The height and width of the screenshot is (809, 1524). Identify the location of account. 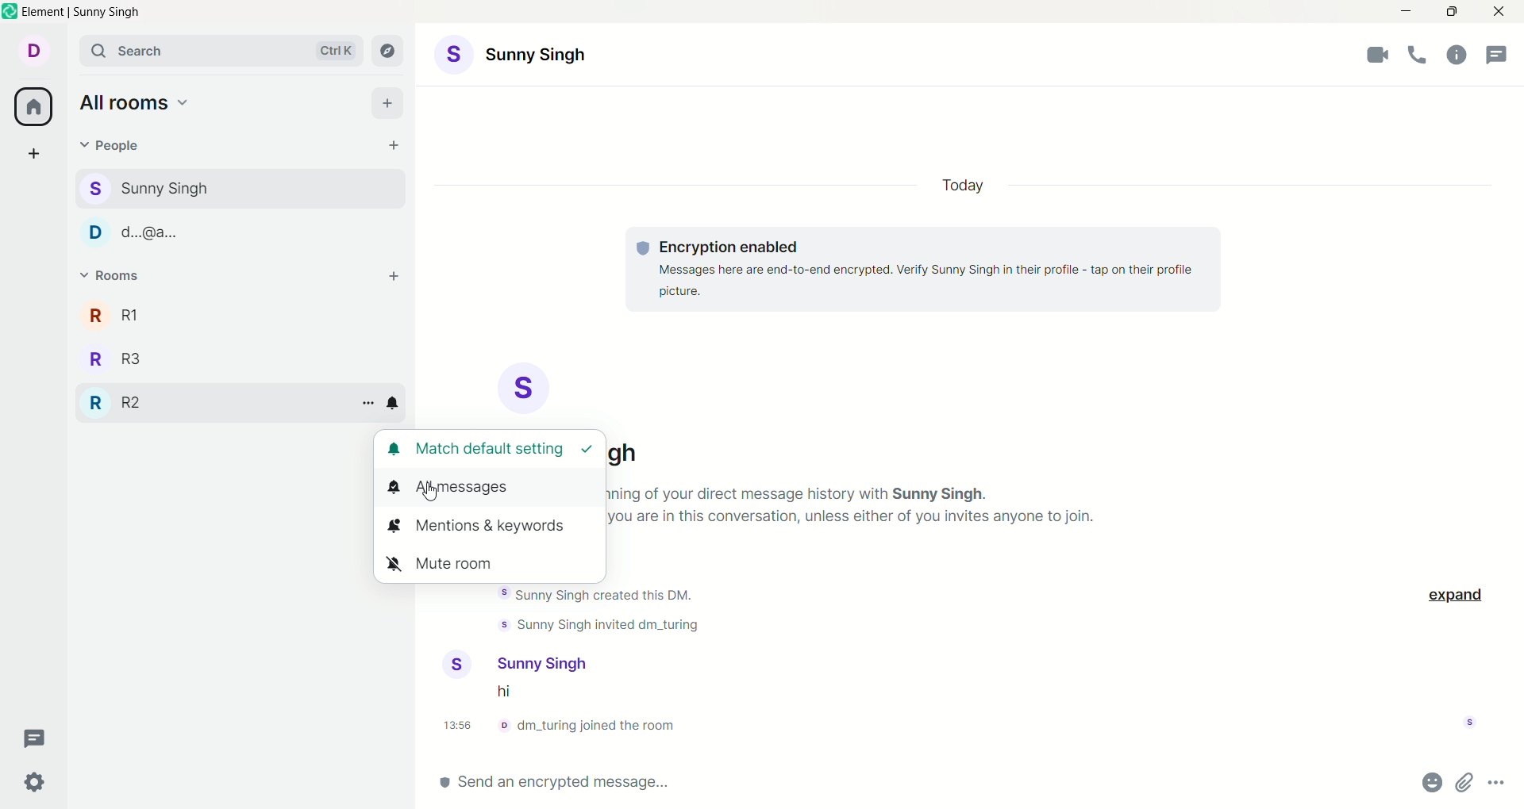
(37, 50).